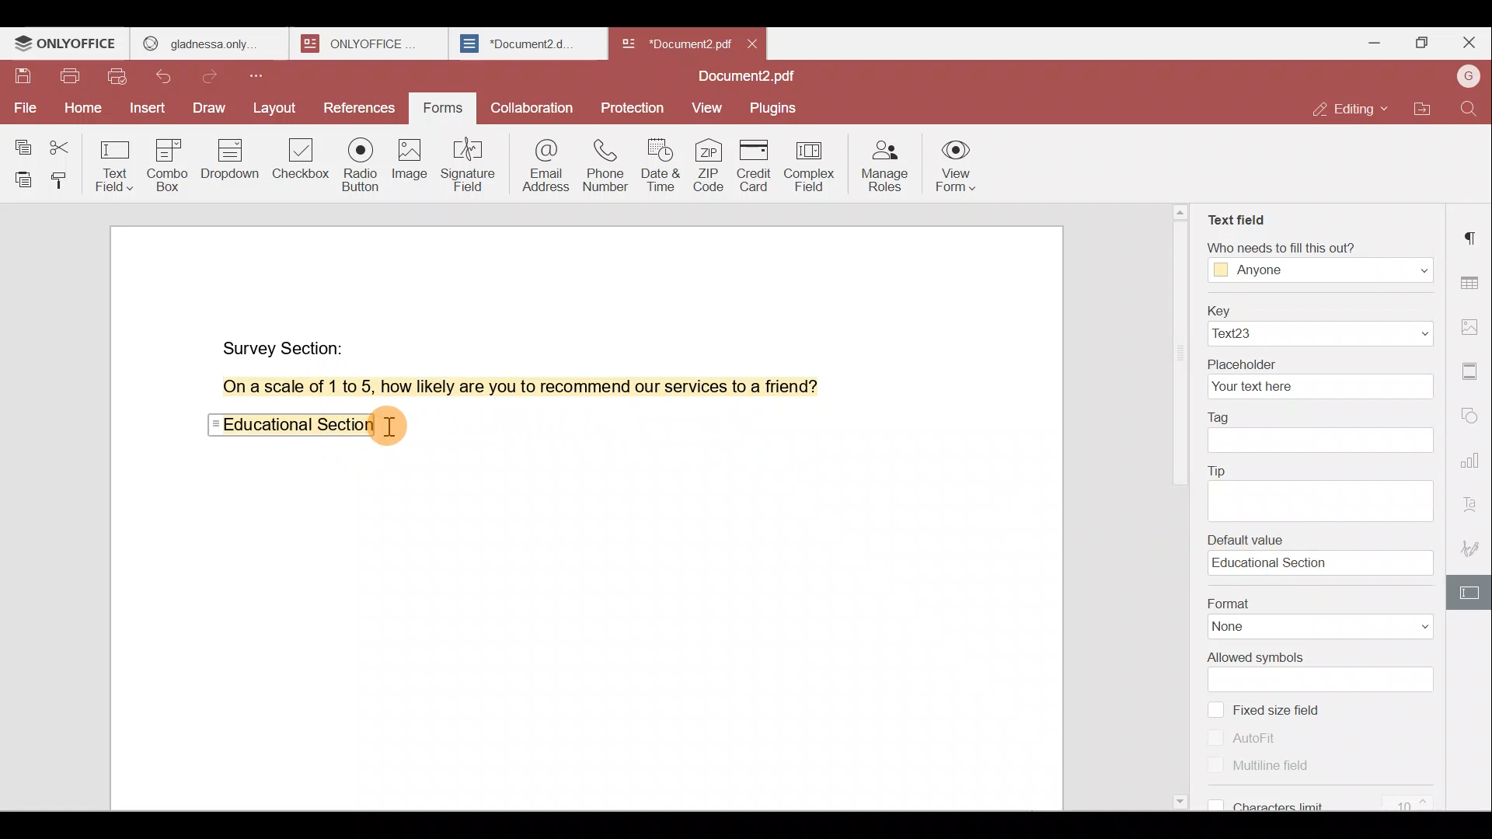 This screenshot has width=1492, height=839. Describe the element at coordinates (1326, 554) in the screenshot. I see `Default value` at that location.